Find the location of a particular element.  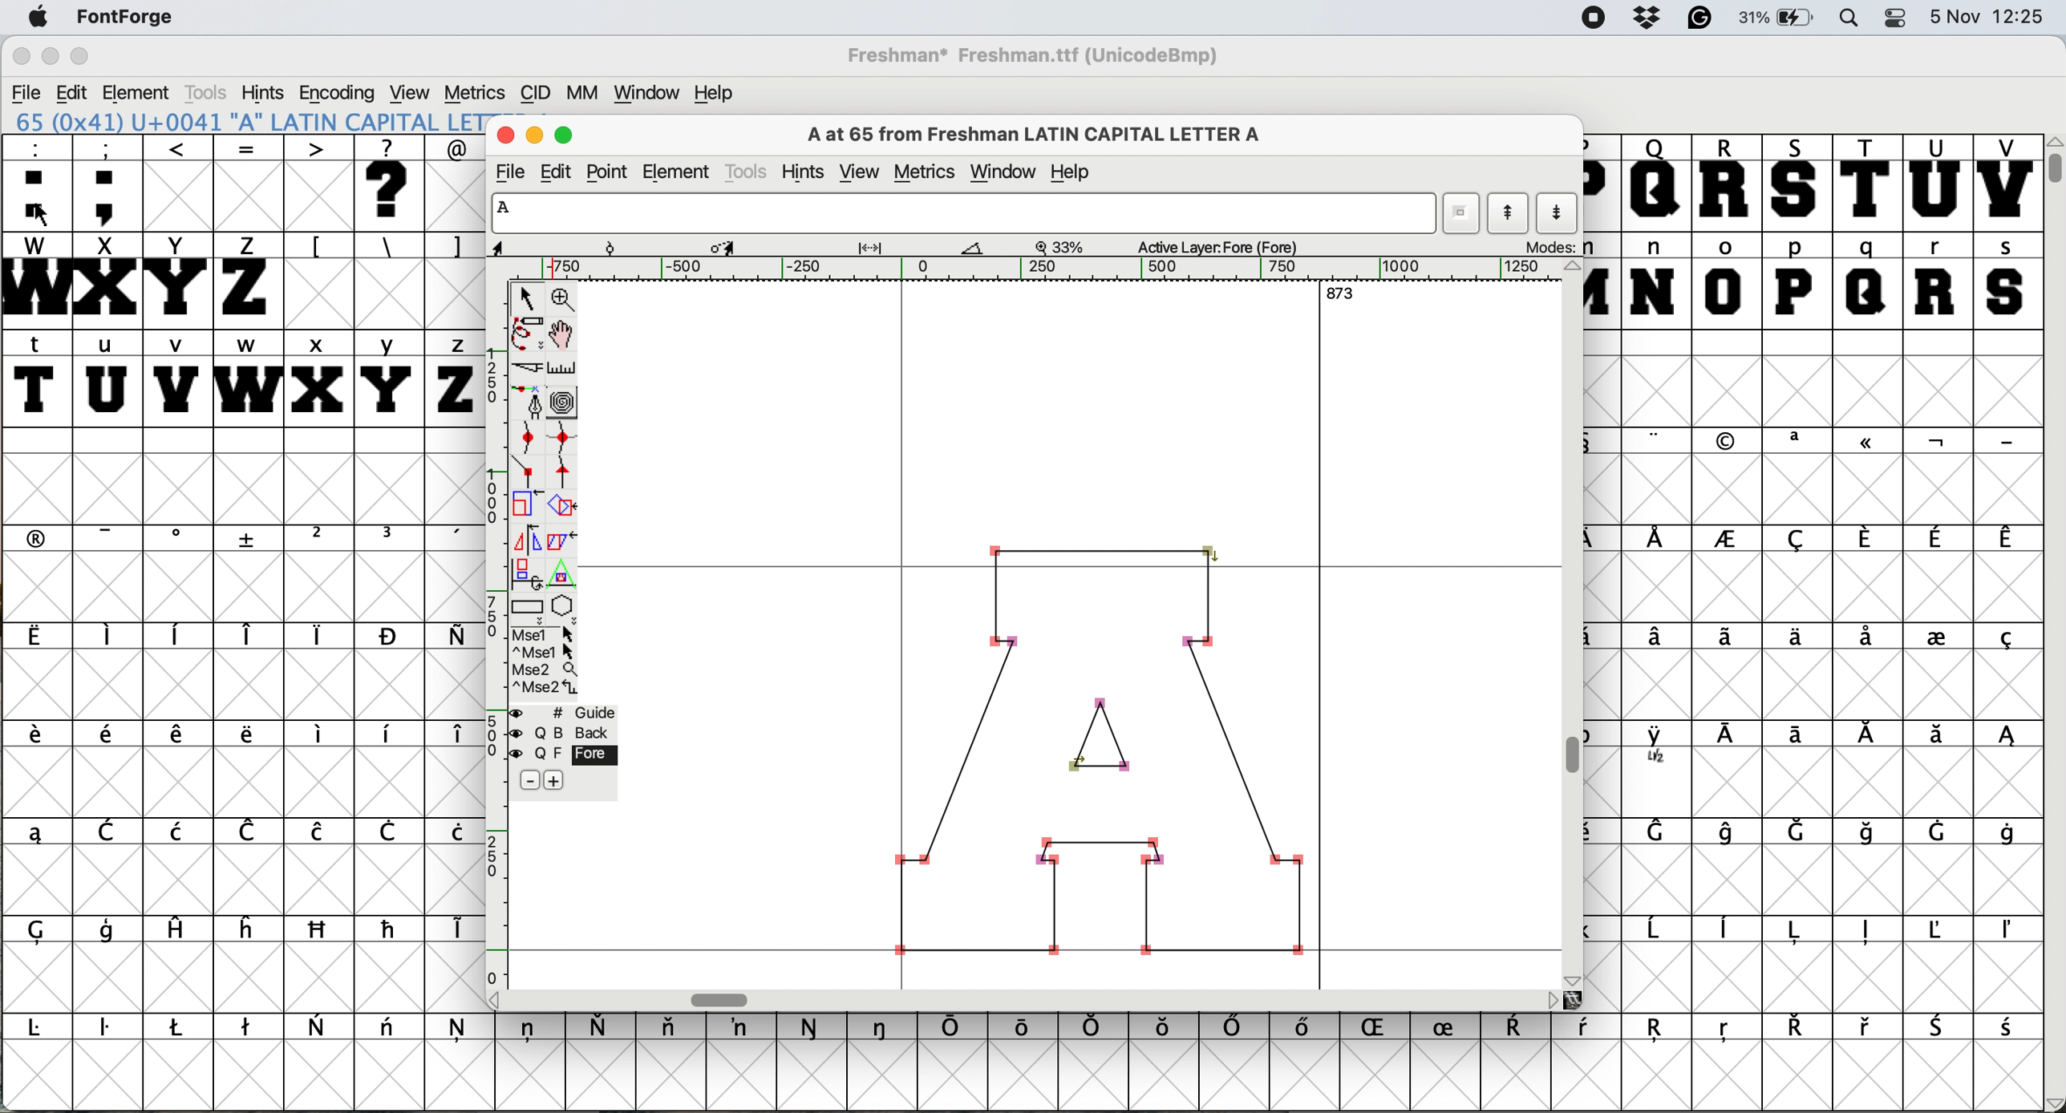

fore is located at coordinates (565, 756).